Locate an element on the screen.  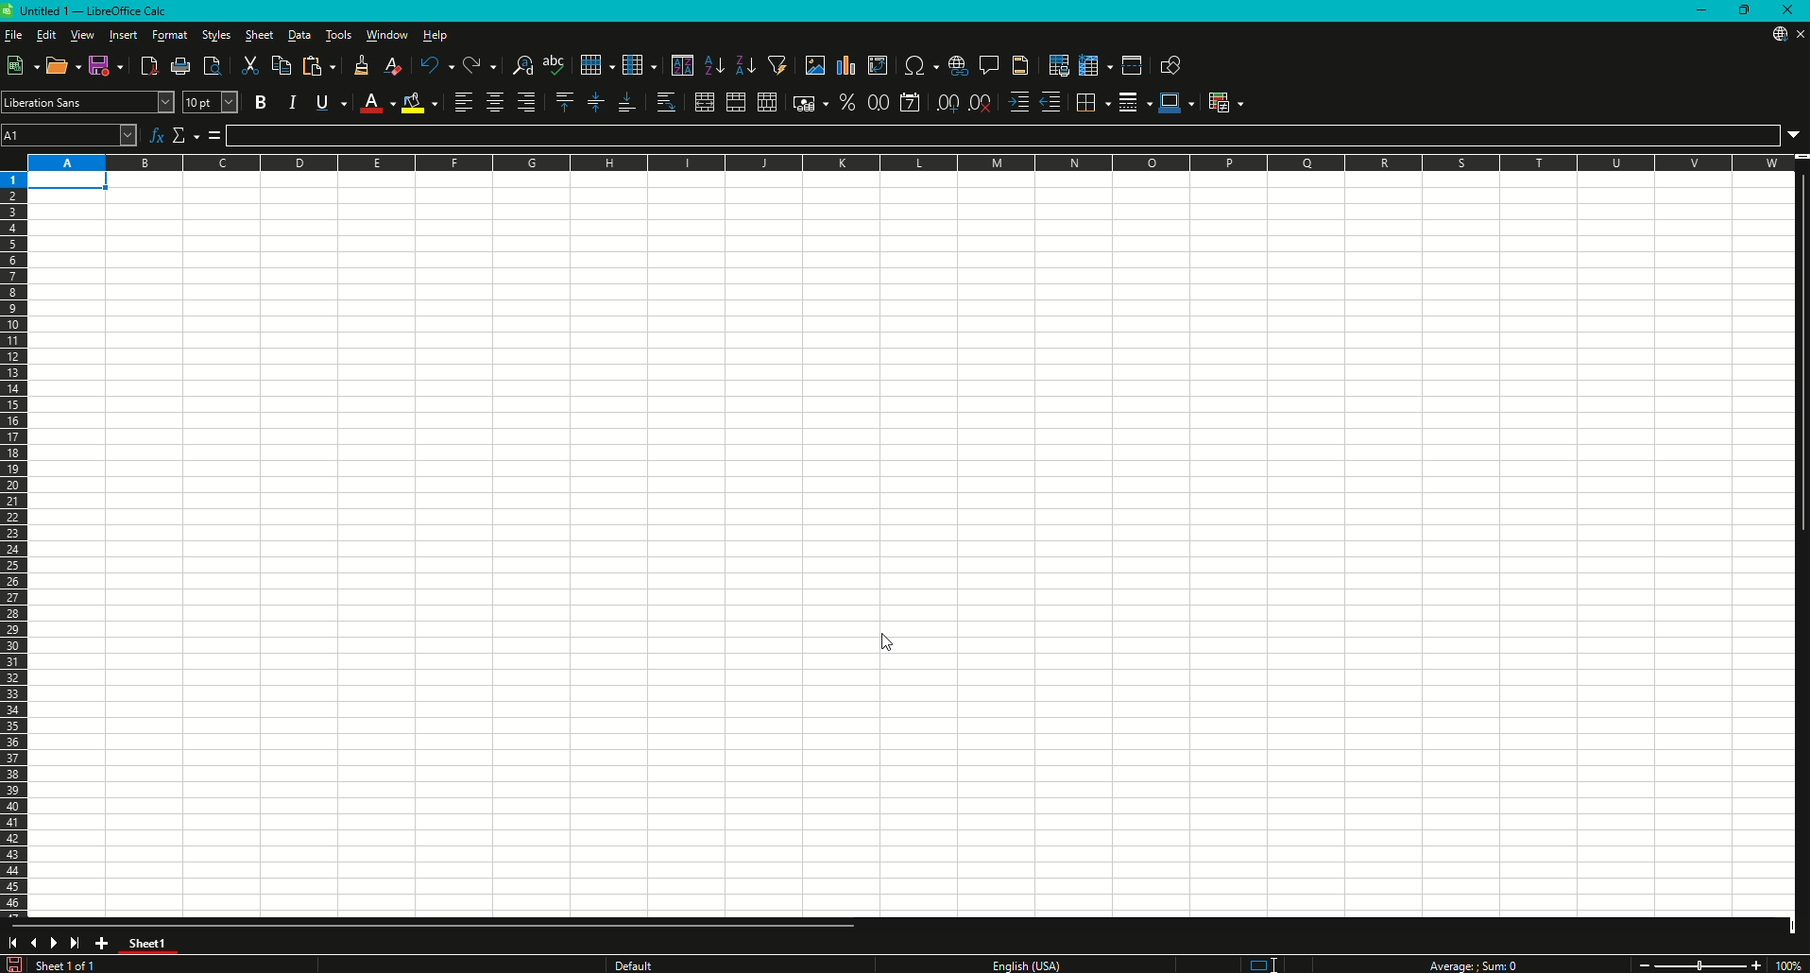
Text is located at coordinates (694, 964).